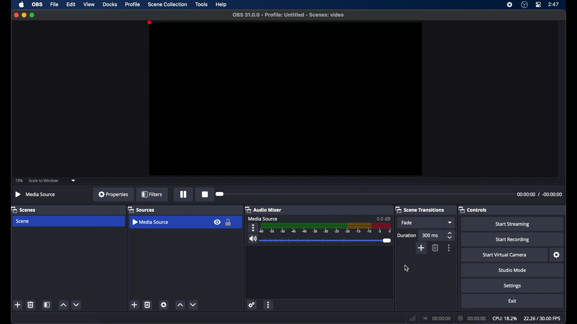 The image size is (577, 324). I want to click on scene, so click(23, 221).